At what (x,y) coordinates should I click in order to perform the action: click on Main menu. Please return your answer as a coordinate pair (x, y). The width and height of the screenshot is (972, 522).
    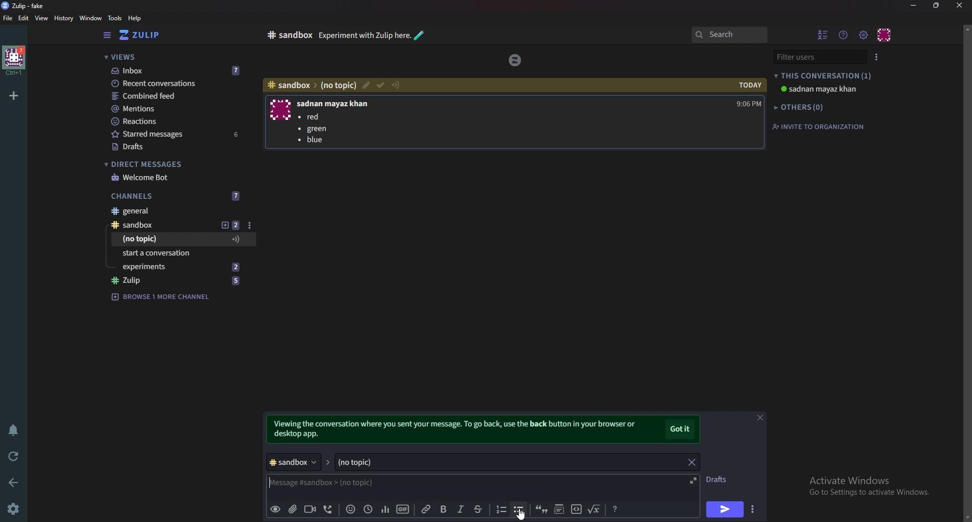
    Looking at the image, I should click on (863, 35).